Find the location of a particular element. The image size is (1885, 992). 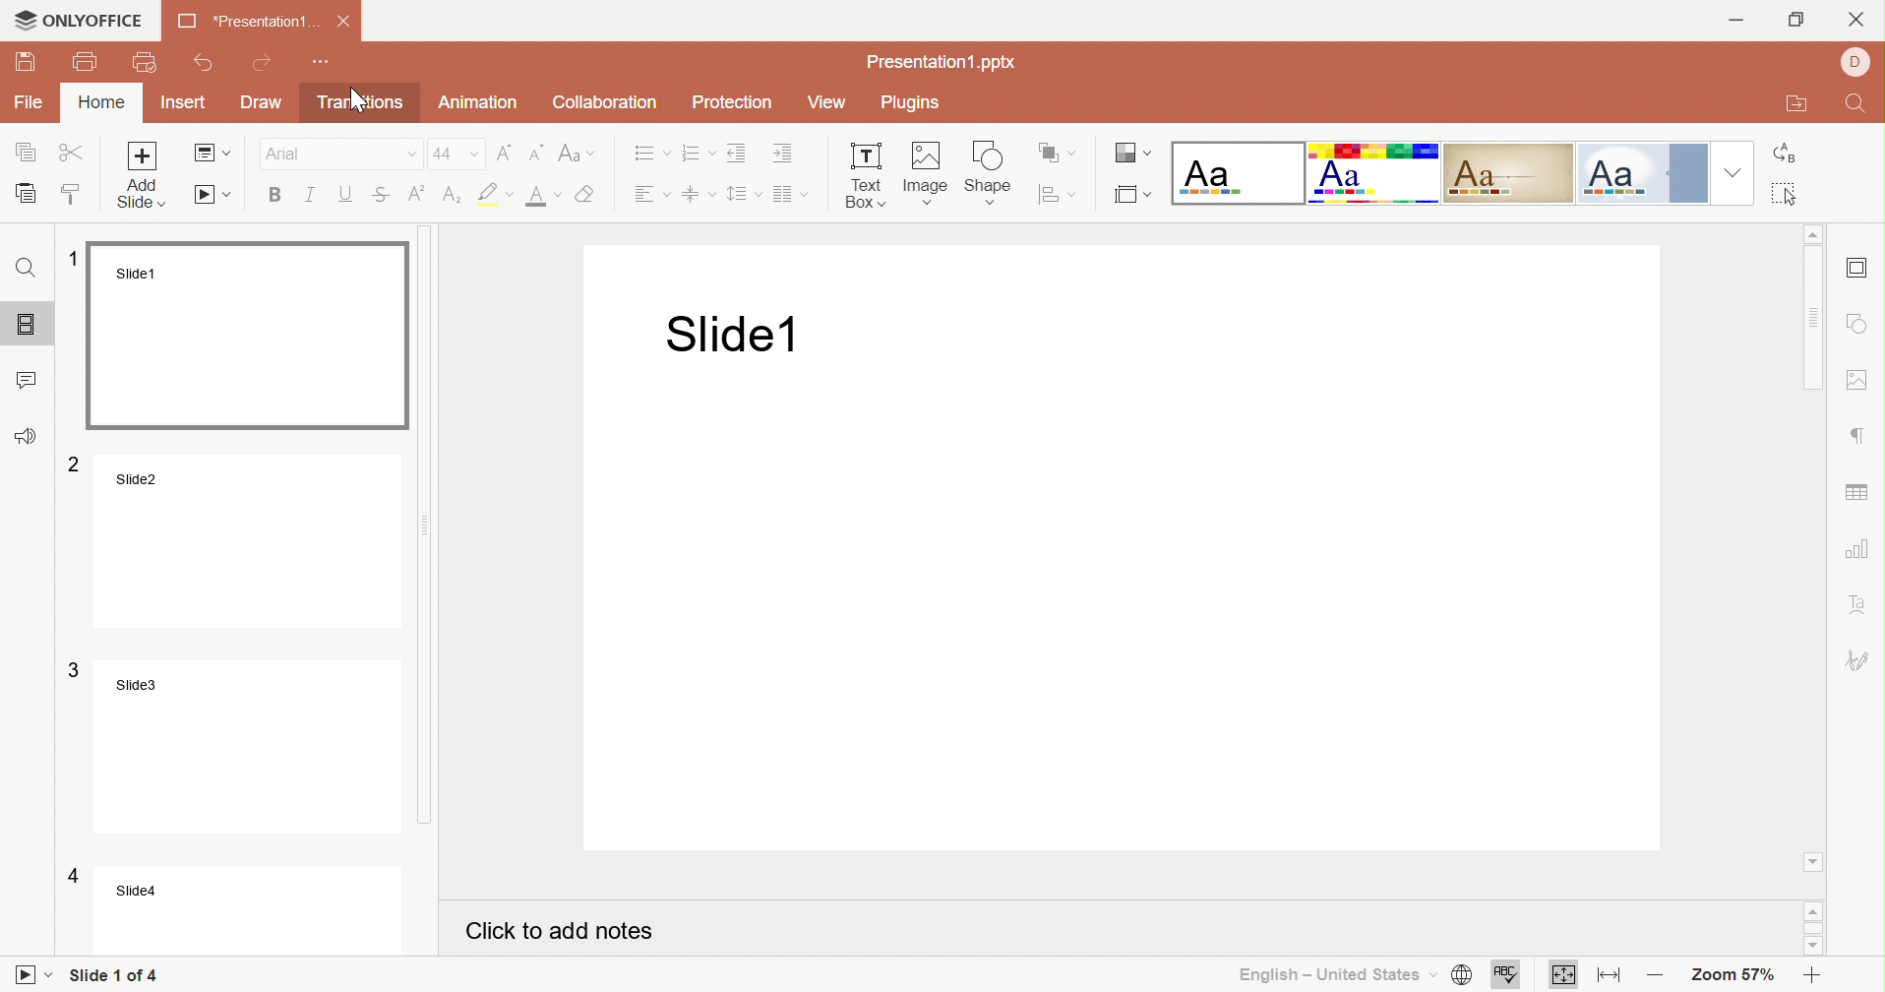

Animation is located at coordinates (478, 105).